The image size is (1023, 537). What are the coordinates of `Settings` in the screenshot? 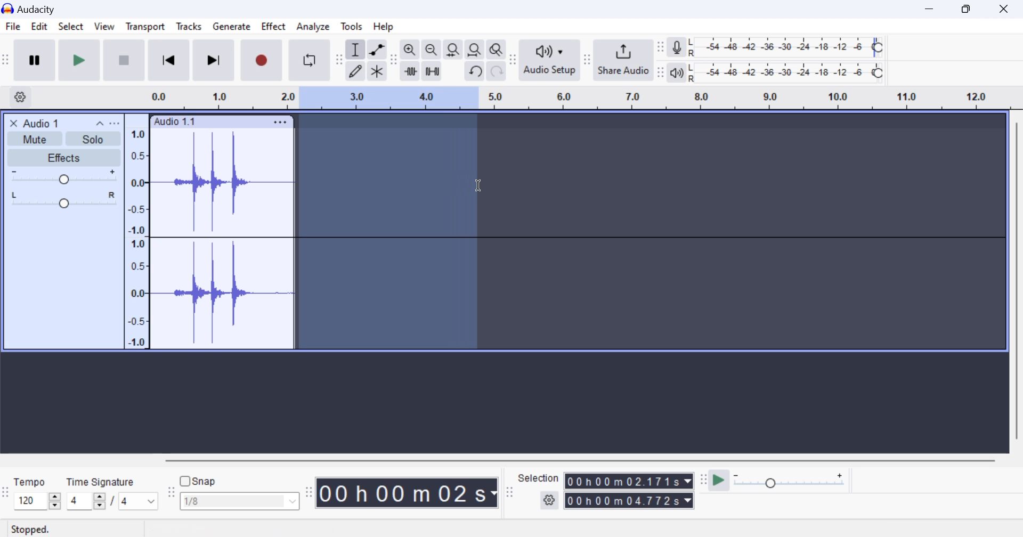 It's located at (22, 96).